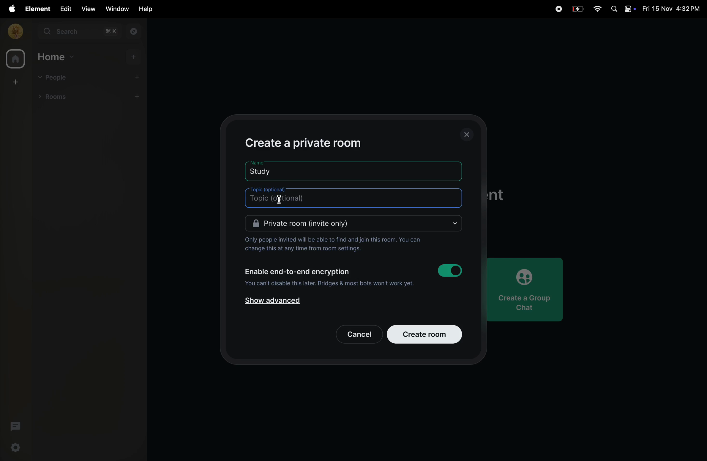 The image size is (707, 461). I want to click on window, so click(116, 9).